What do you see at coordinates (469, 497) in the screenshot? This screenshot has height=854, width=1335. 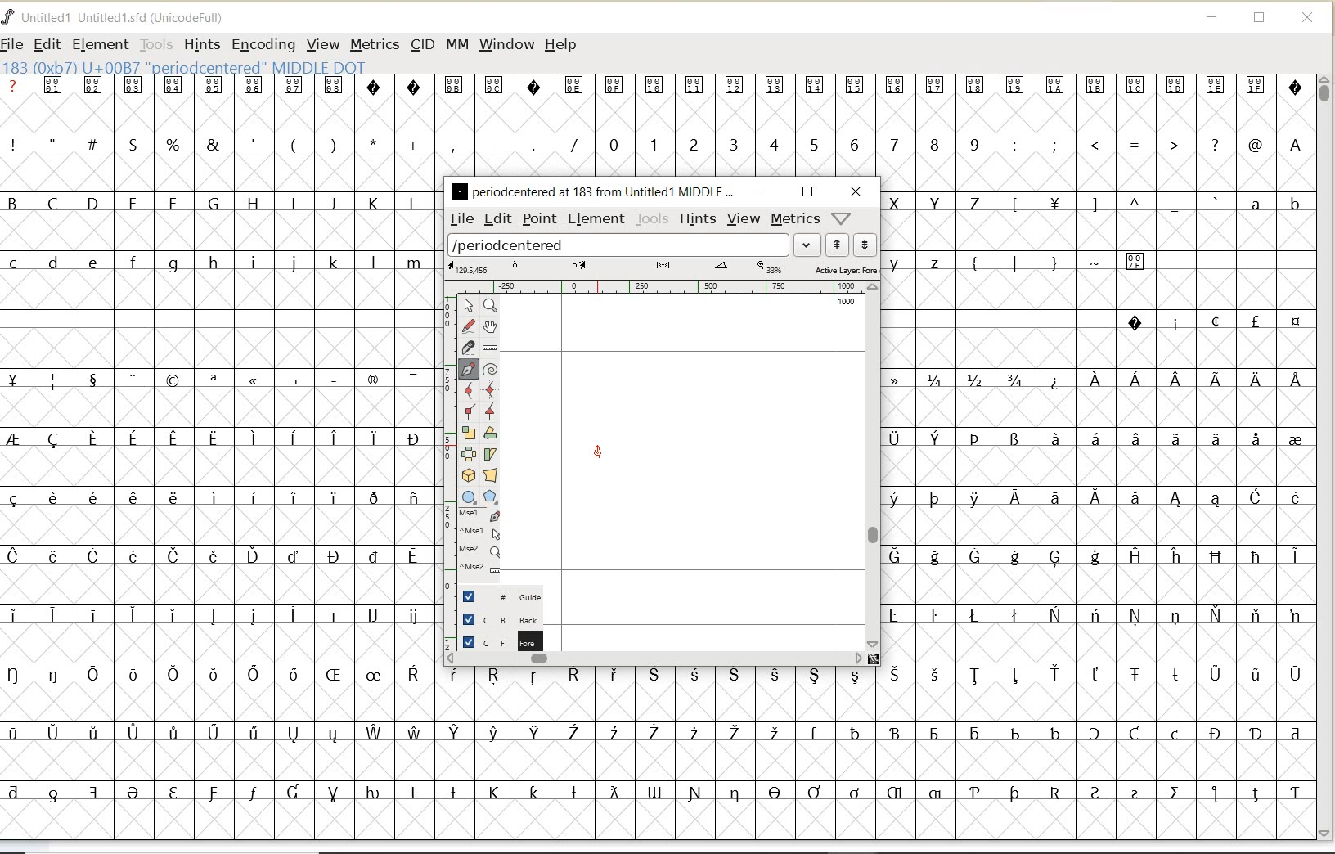 I see `rectangle or ellipse` at bounding box center [469, 497].